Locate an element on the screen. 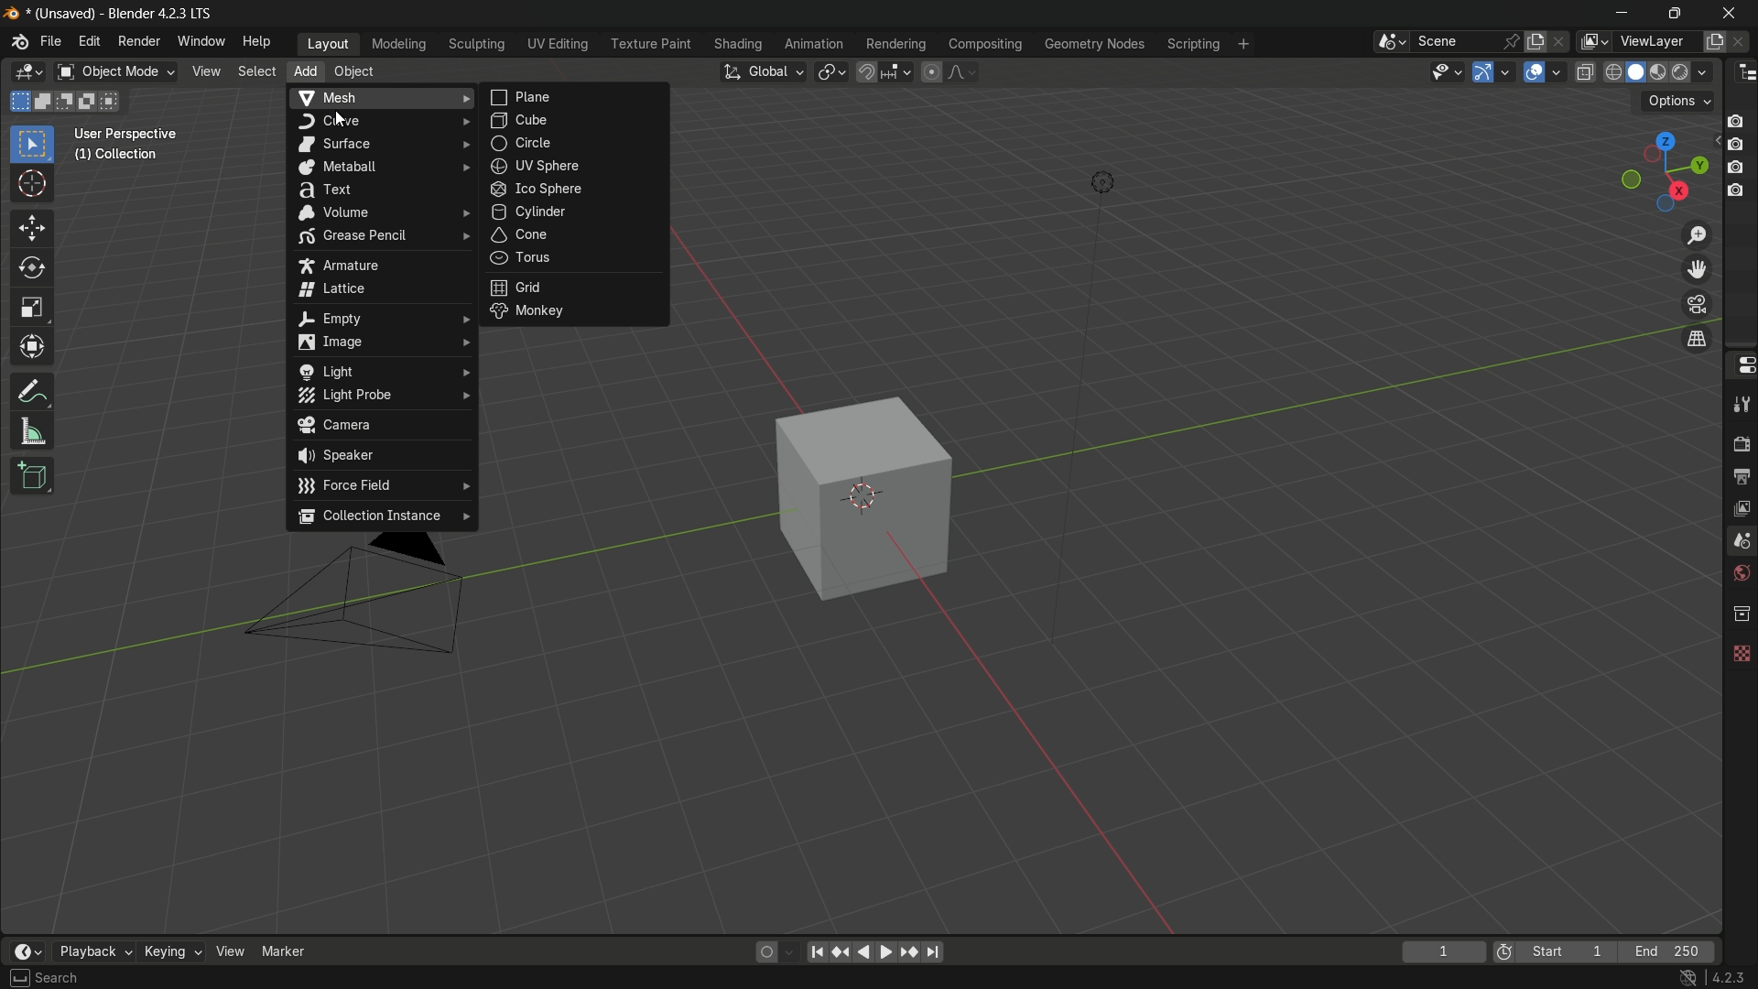 The image size is (1758, 989). end is located at coordinates (1674, 951).